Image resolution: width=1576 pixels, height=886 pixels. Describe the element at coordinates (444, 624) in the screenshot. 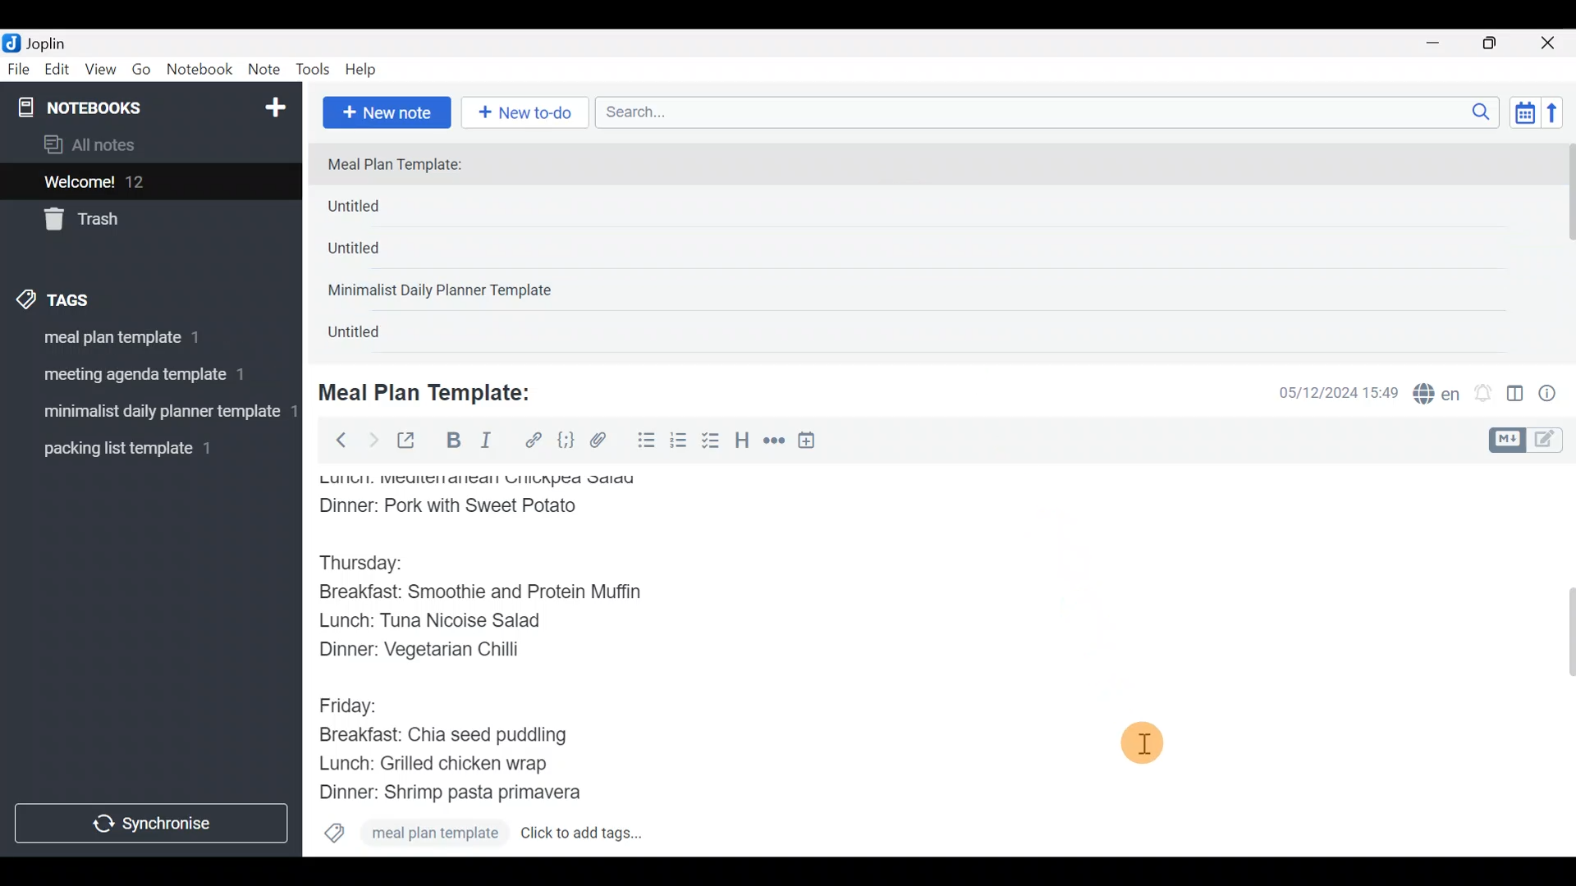

I see `Lunch: Tuna Nicoise Salad` at that location.